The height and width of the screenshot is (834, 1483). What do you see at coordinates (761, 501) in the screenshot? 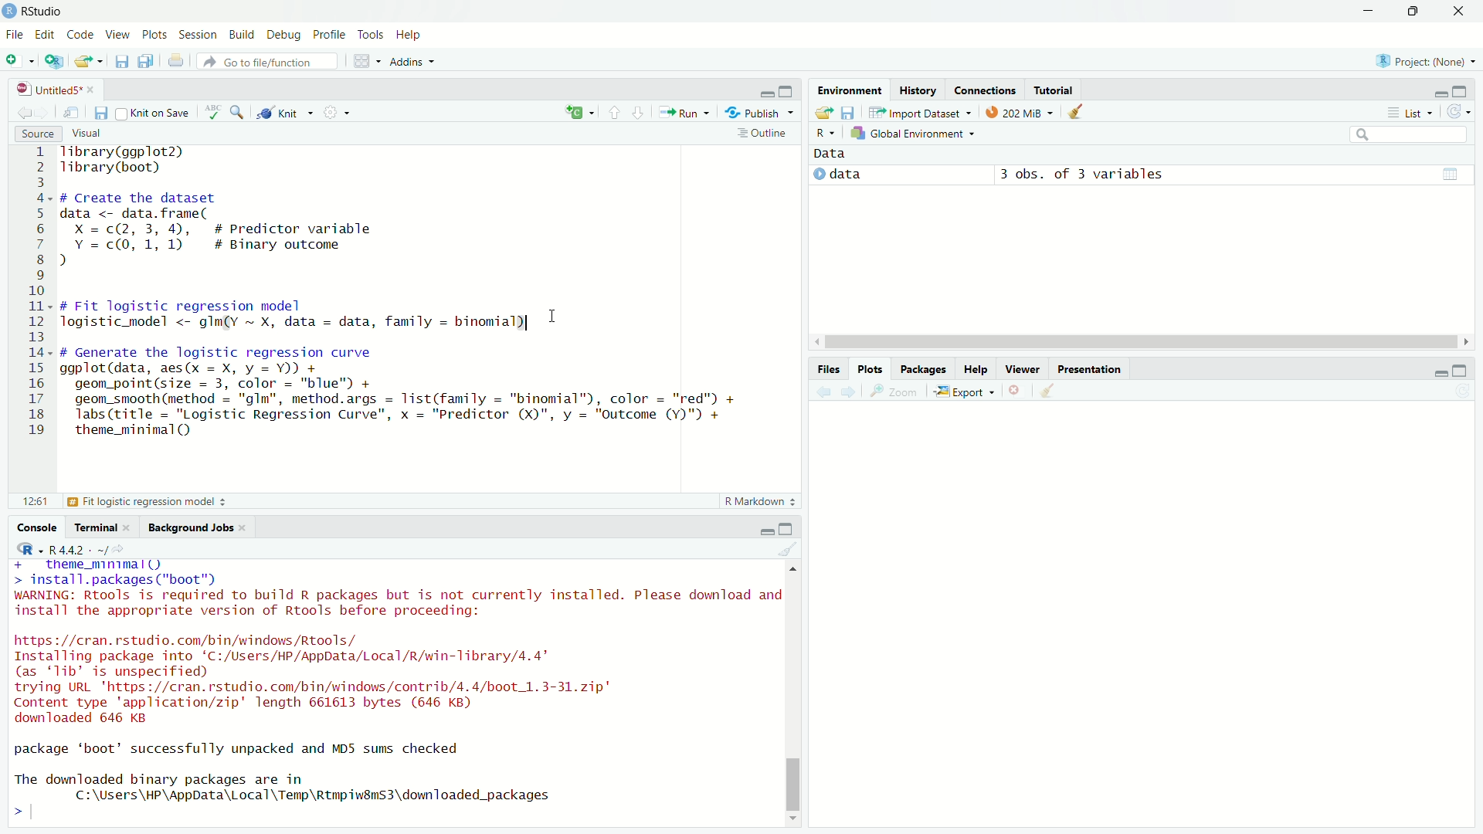
I see `R Markdown` at bounding box center [761, 501].